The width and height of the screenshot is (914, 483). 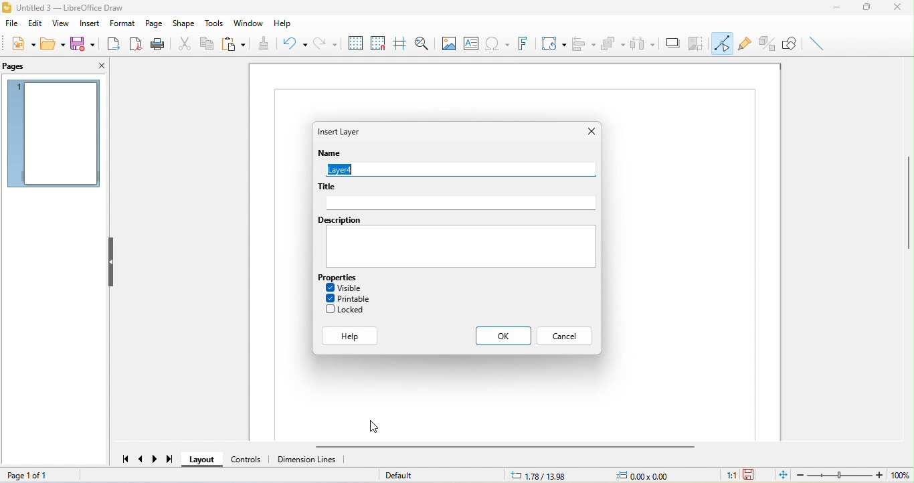 I want to click on pages, so click(x=22, y=68).